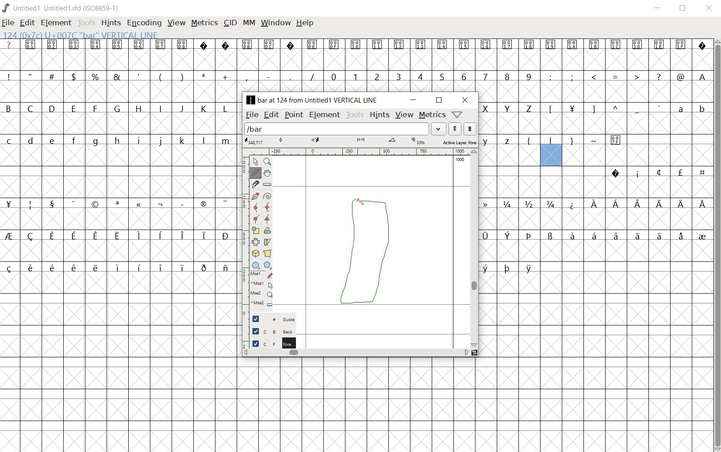  What do you see at coordinates (596, 314) in the screenshot?
I see `empty cells` at bounding box center [596, 314].